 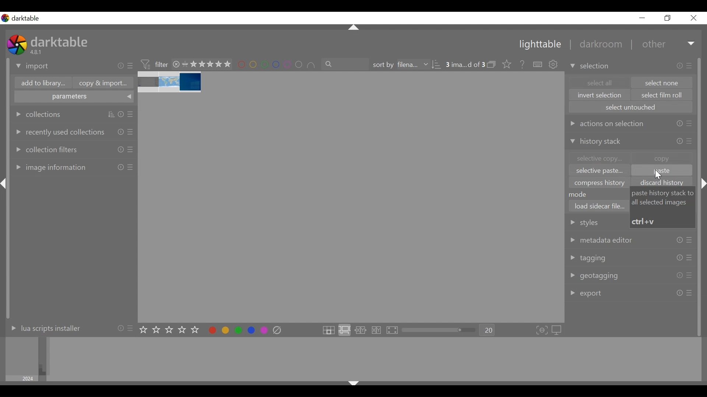 I want to click on toggle color label, so click(x=236, y=330).